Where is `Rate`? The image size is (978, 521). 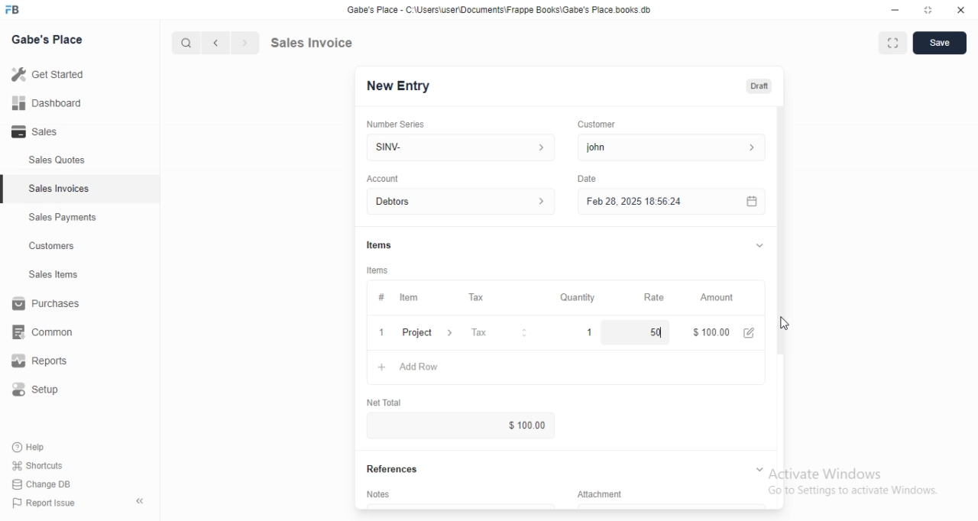 Rate is located at coordinates (652, 297).